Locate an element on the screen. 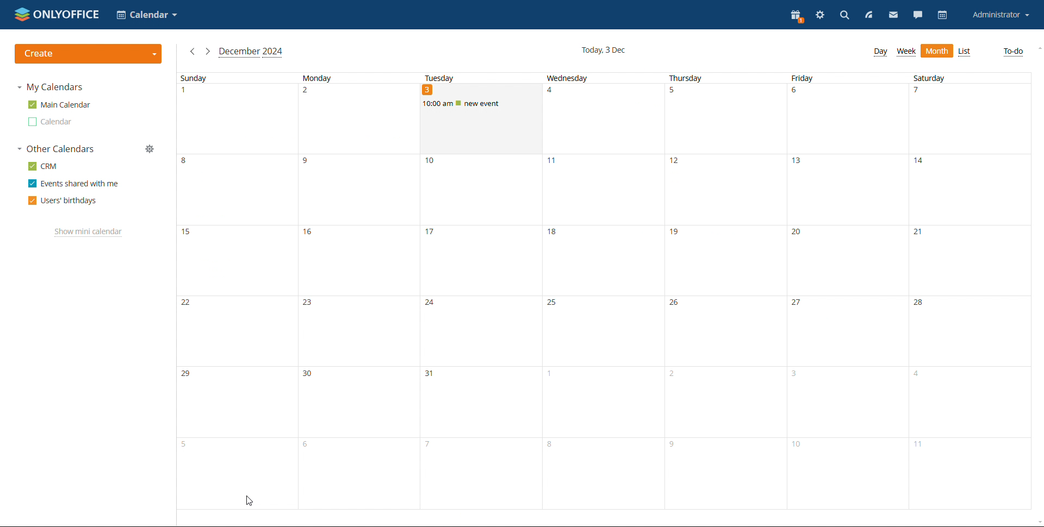 This screenshot has width=1044, height=527. create is located at coordinates (89, 54).